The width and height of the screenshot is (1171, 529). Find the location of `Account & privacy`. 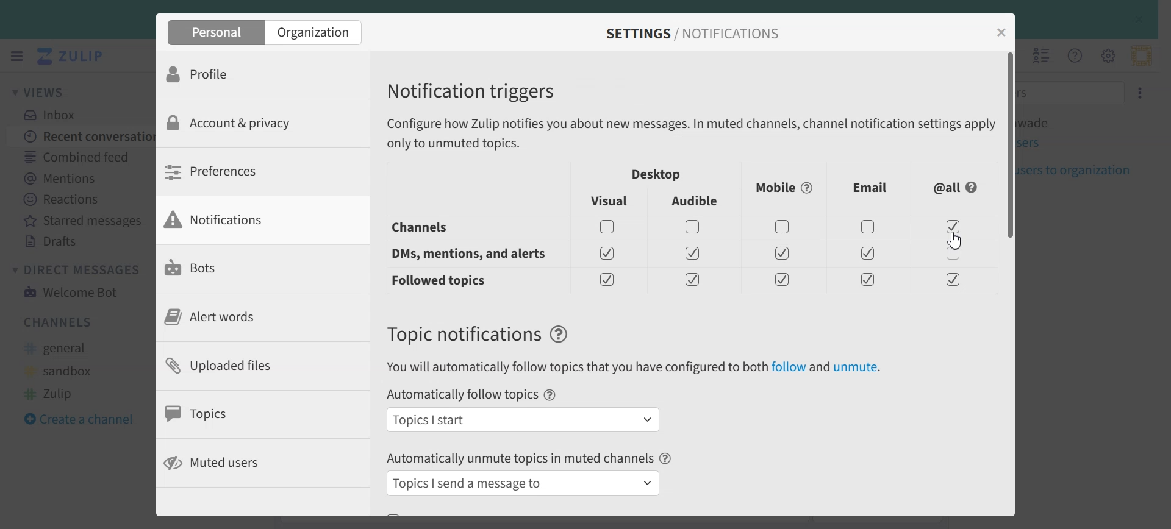

Account & privacy is located at coordinates (248, 123).